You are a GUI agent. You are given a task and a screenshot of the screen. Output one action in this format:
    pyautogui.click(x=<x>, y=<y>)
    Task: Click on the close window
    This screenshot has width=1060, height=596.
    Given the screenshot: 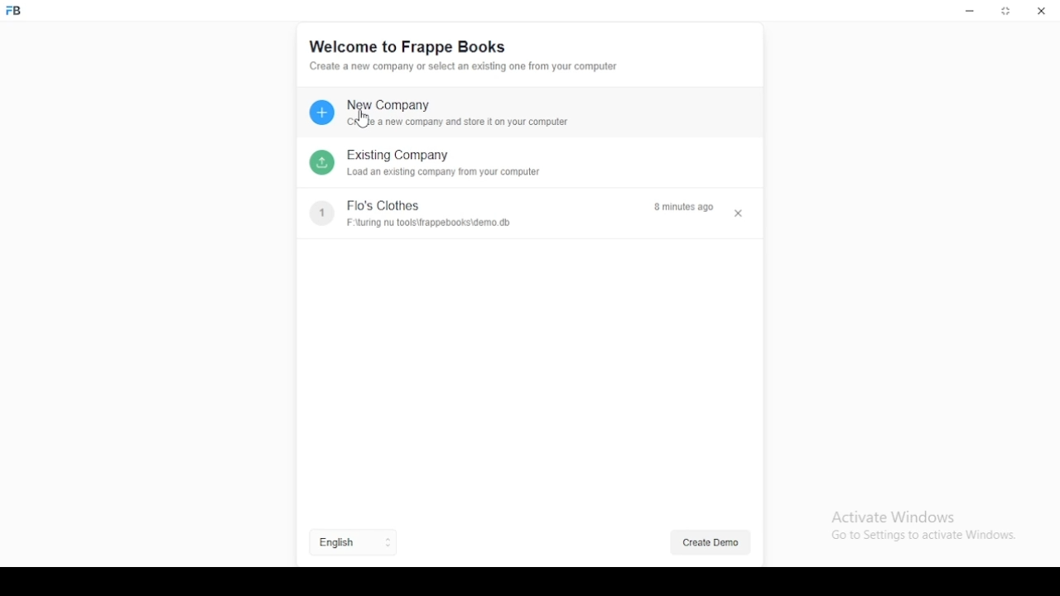 What is the action you would take?
    pyautogui.click(x=1043, y=10)
    